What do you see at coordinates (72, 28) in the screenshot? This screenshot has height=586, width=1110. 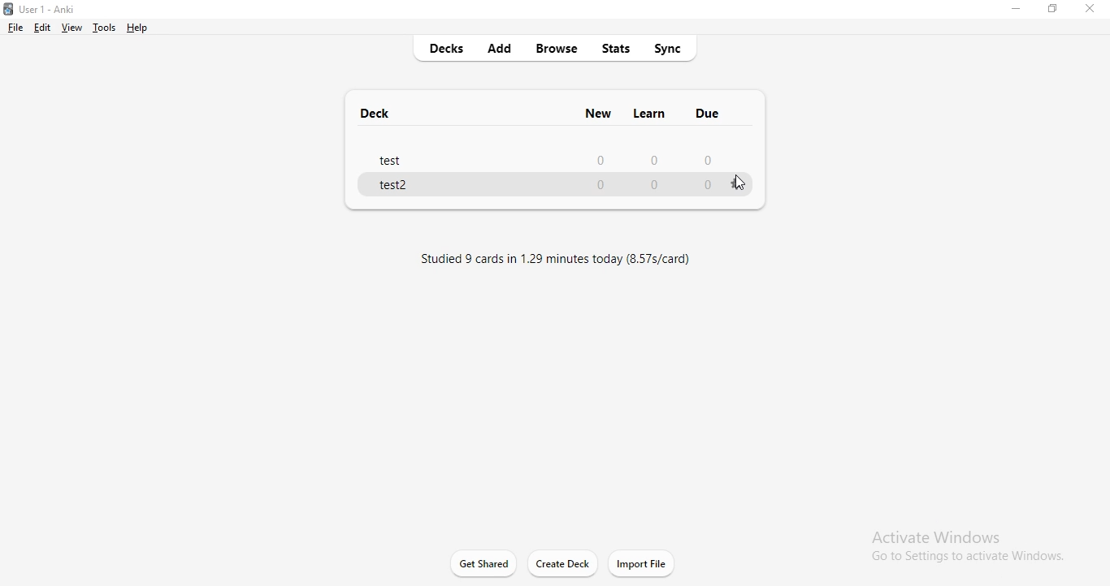 I see `view` at bounding box center [72, 28].